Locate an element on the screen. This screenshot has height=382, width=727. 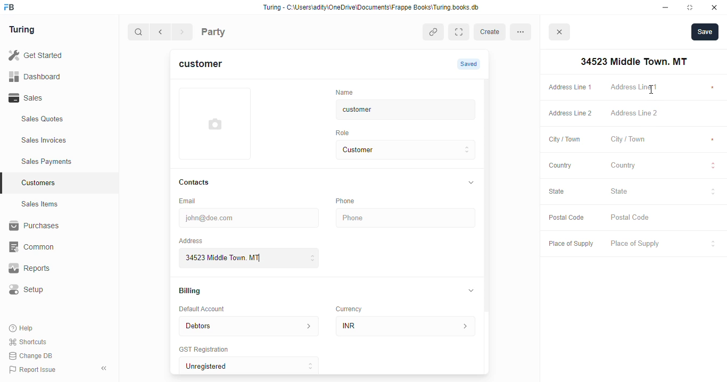
Role is located at coordinates (346, 132).